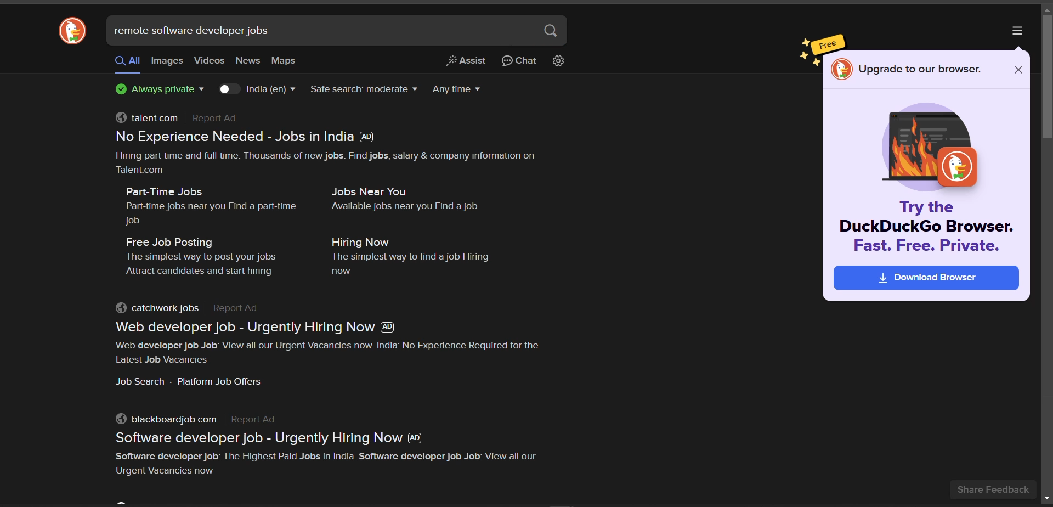  What do you see at coordinates (369, 190) in the screenshot?
I see `Jobs Near You` at bounding box center [369, 190].